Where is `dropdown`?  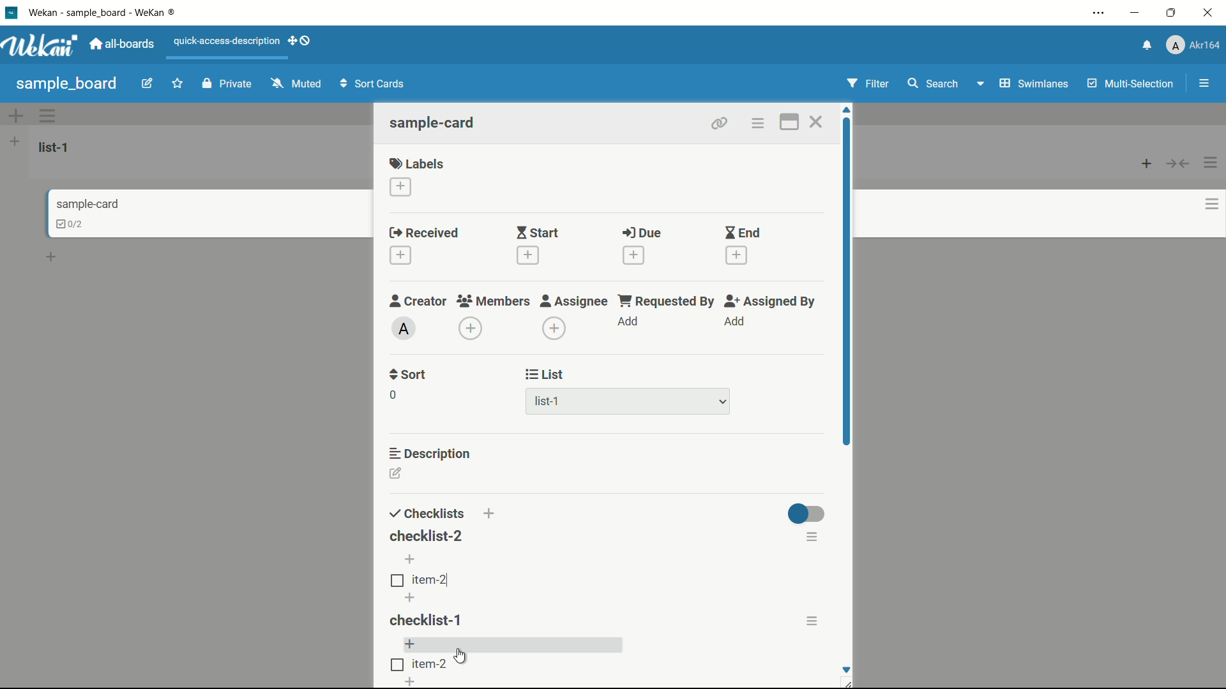 dropdown is located at coordinates (723, 403).